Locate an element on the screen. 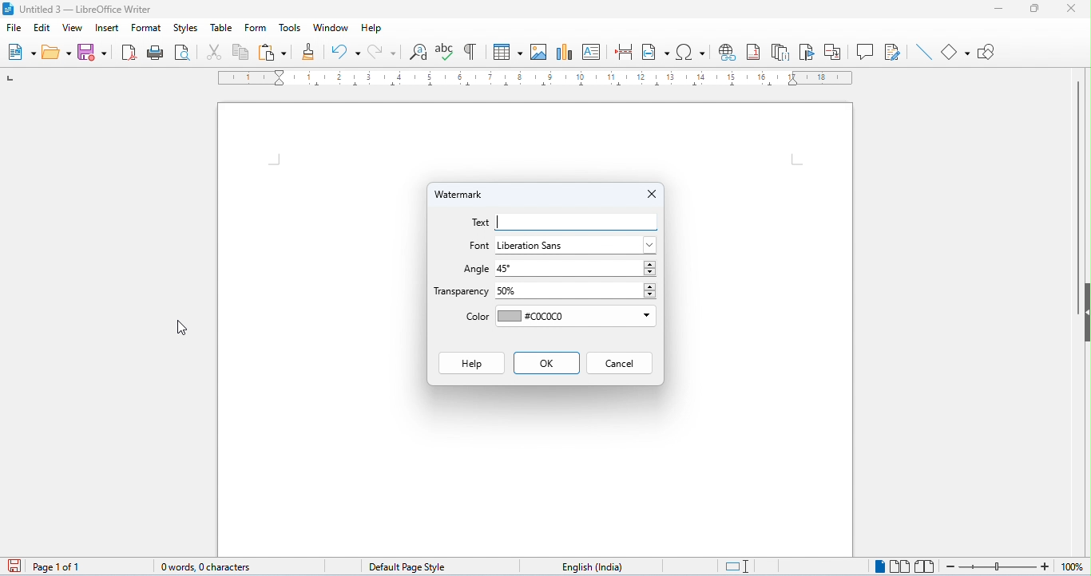 The height and width of the screenshot is (576, 1091). save is located at coordinates (93, 52).